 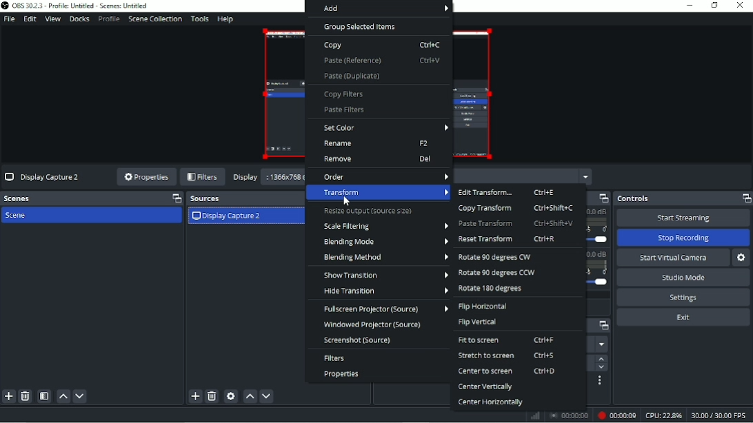 What do you see at coordinates (44, 178) in the screenshot?
I see `Display Capture 2` at bounding box center [44, 178].